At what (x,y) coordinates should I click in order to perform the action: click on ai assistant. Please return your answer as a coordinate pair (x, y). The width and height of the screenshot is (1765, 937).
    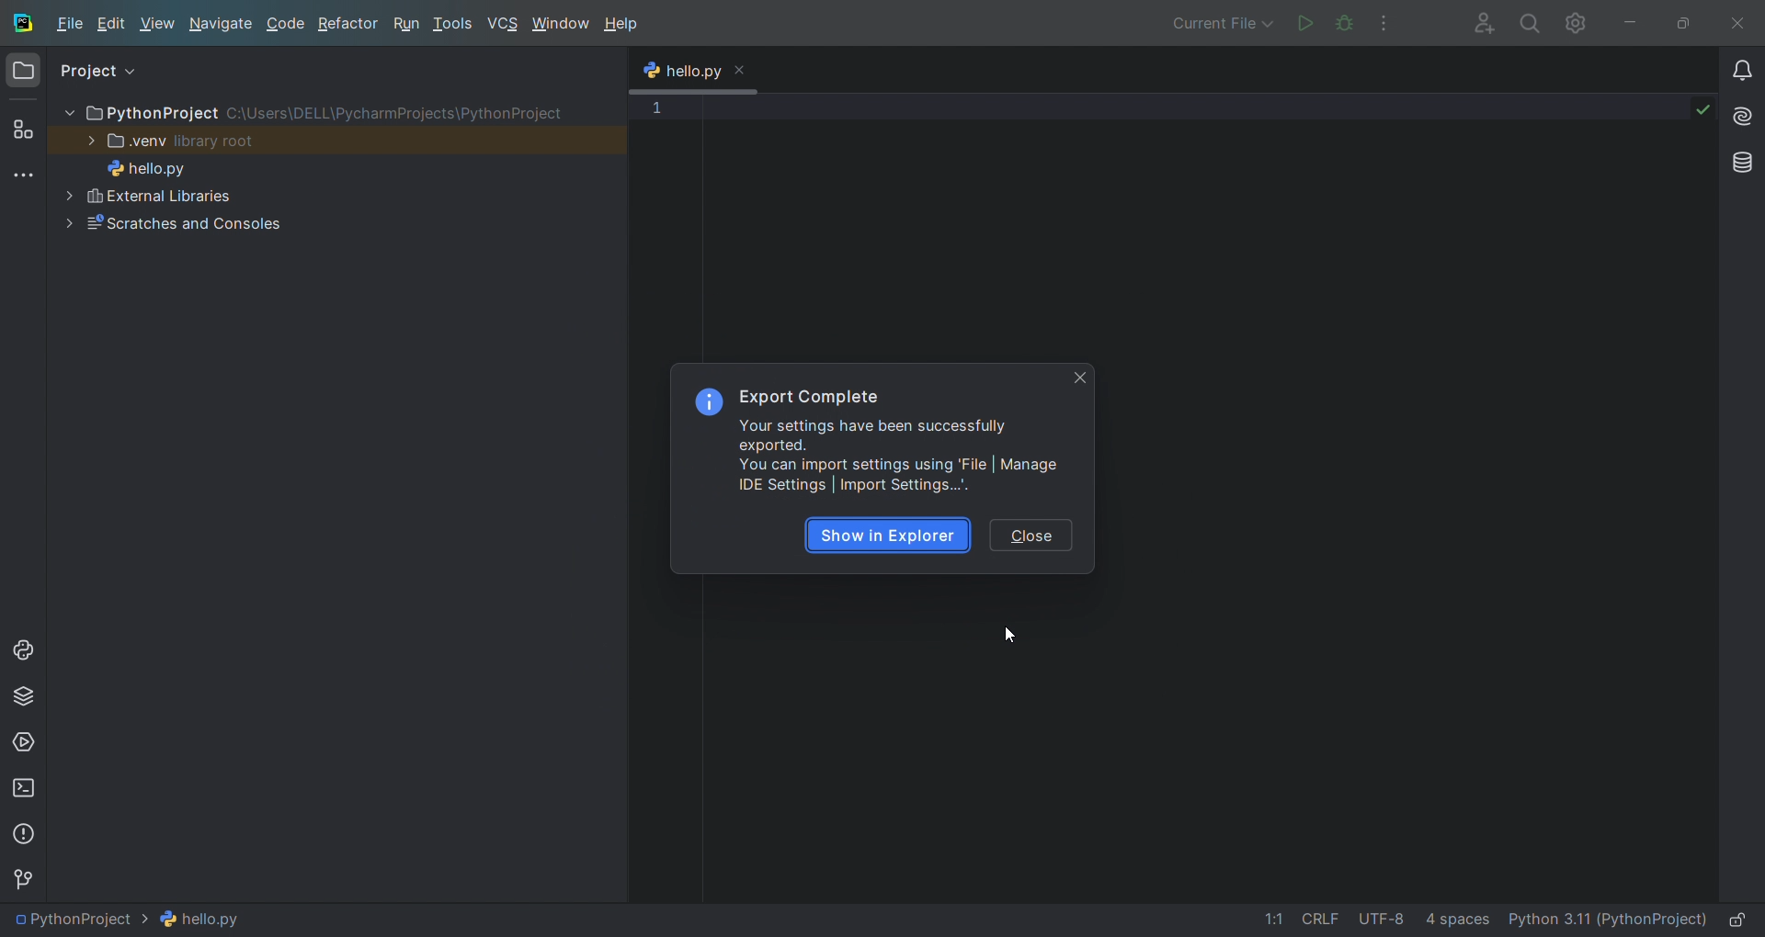
    Looking at the image, I should click on (1742, 117).